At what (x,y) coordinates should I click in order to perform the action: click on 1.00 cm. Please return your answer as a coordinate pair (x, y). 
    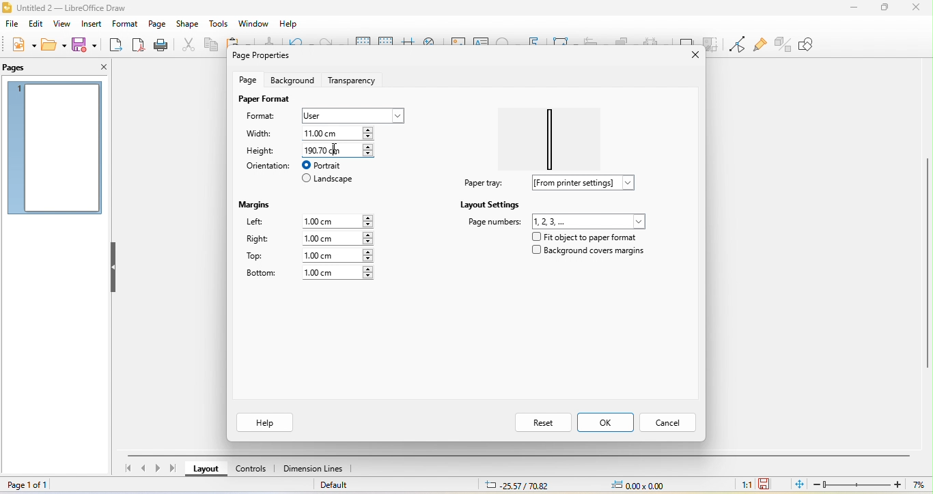
    Looking at the image, I should click on (337, 255).